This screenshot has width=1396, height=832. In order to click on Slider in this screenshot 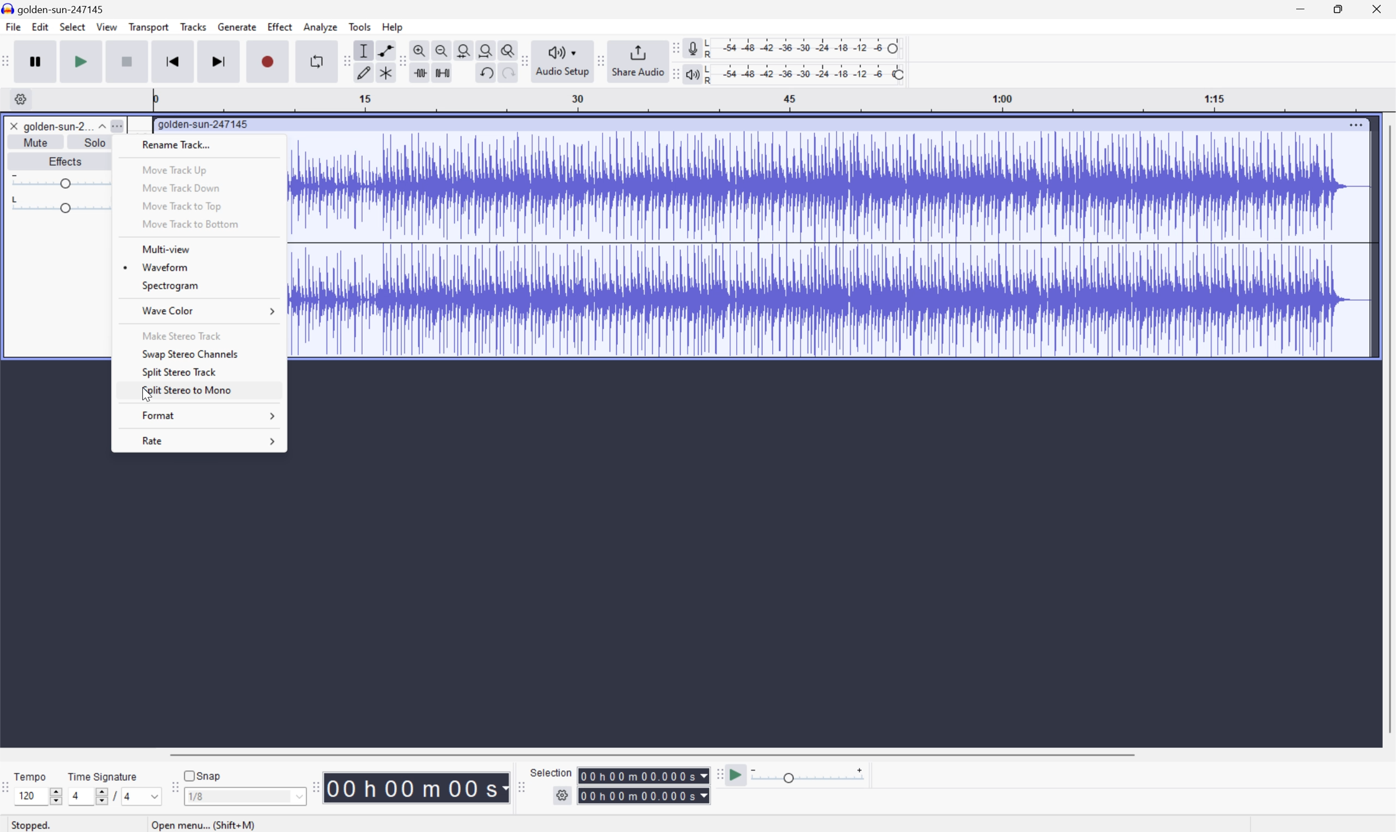, I will do `click(53, 793)`.